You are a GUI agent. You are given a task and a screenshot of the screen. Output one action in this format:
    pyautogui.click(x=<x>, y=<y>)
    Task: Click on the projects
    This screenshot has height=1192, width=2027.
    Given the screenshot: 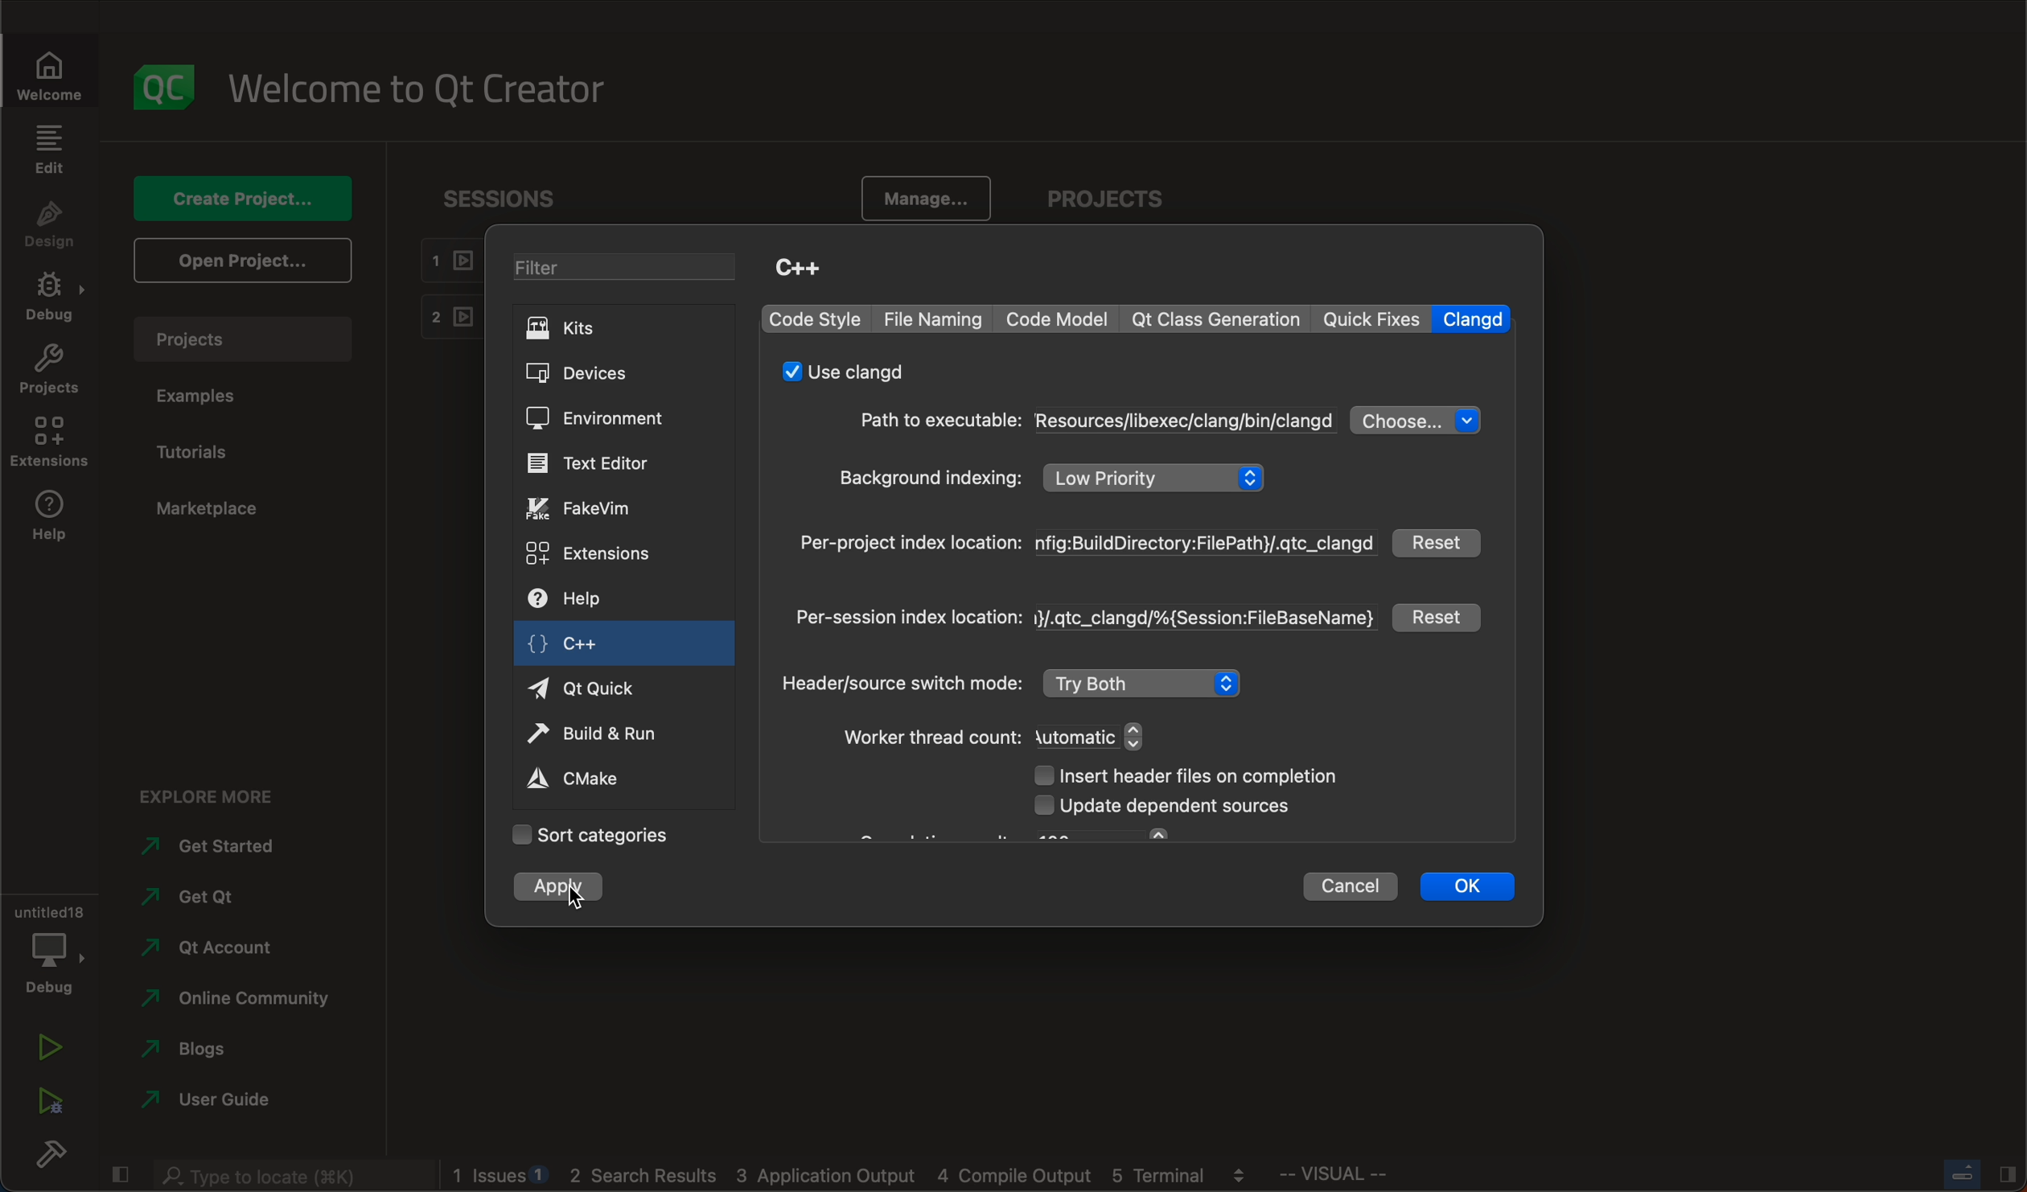 What is the action you would take?
    pyautogui.click(x=246, y=339)
    